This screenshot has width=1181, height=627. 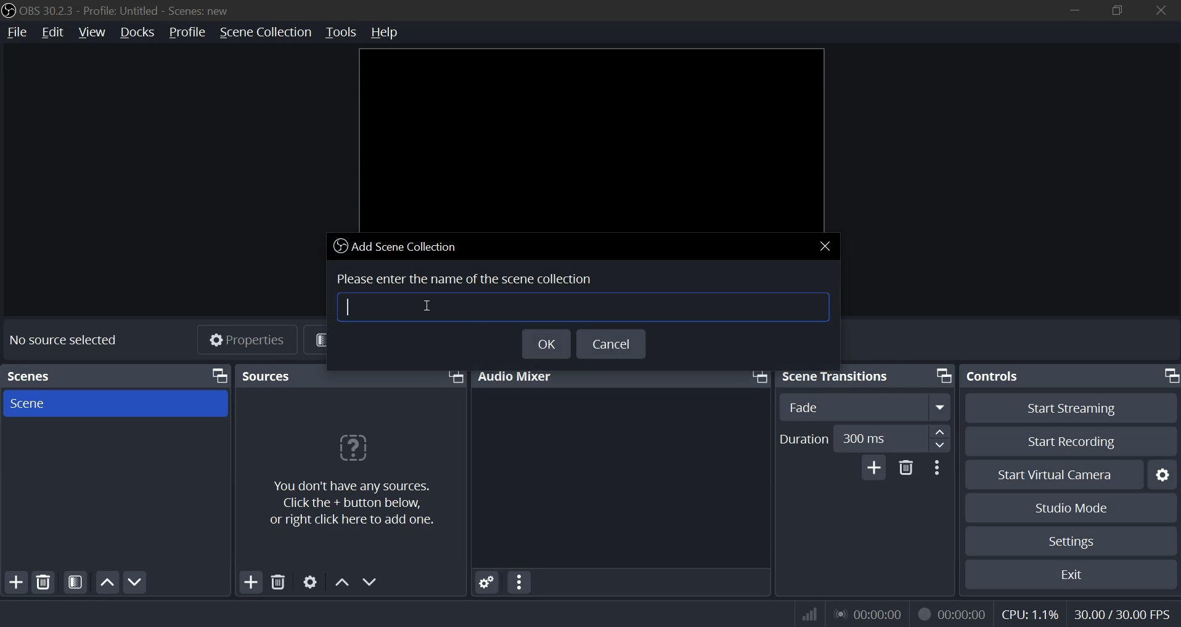 I want to click on record streamed, so click(x=952, y=613).